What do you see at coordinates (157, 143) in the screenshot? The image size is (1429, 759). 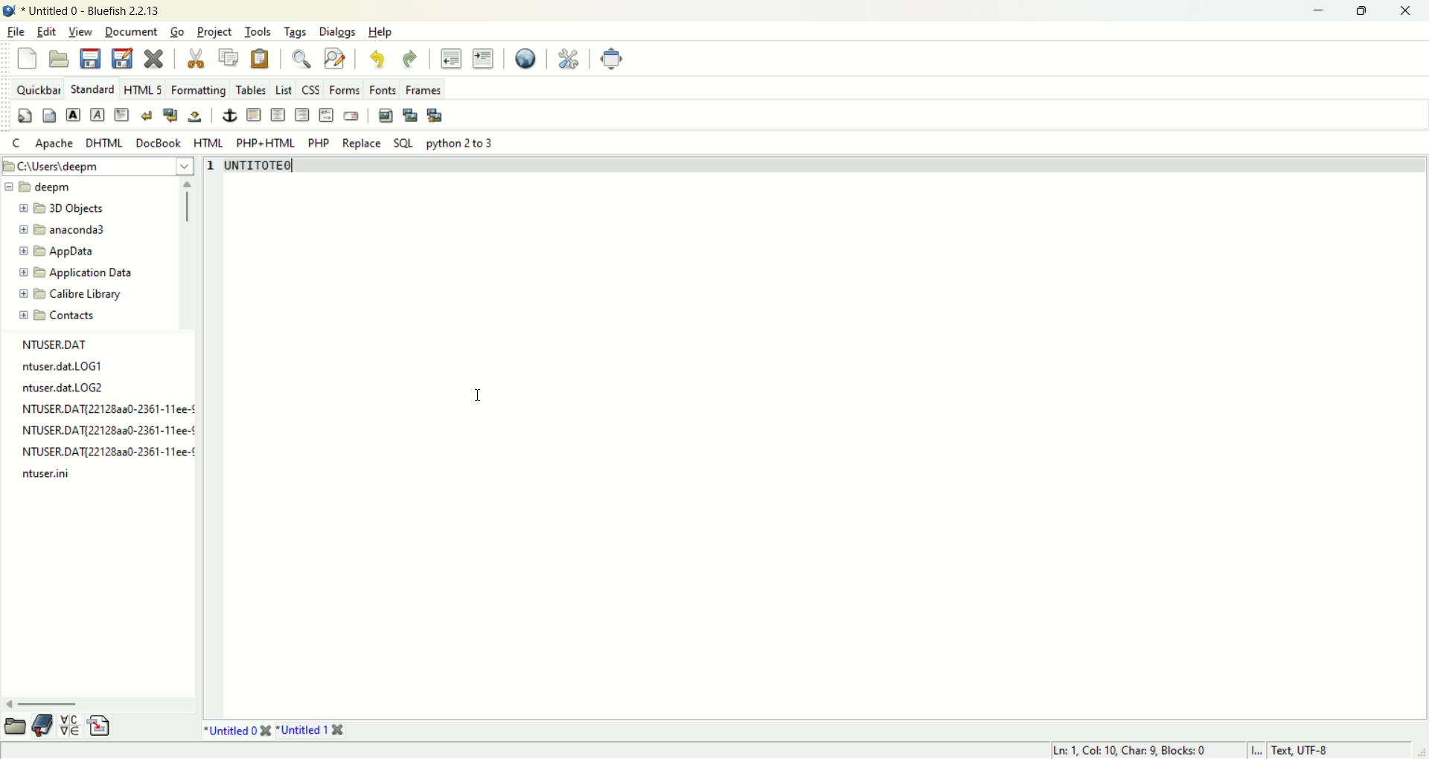 I see `DocBook` at bounding box center [157, 143].